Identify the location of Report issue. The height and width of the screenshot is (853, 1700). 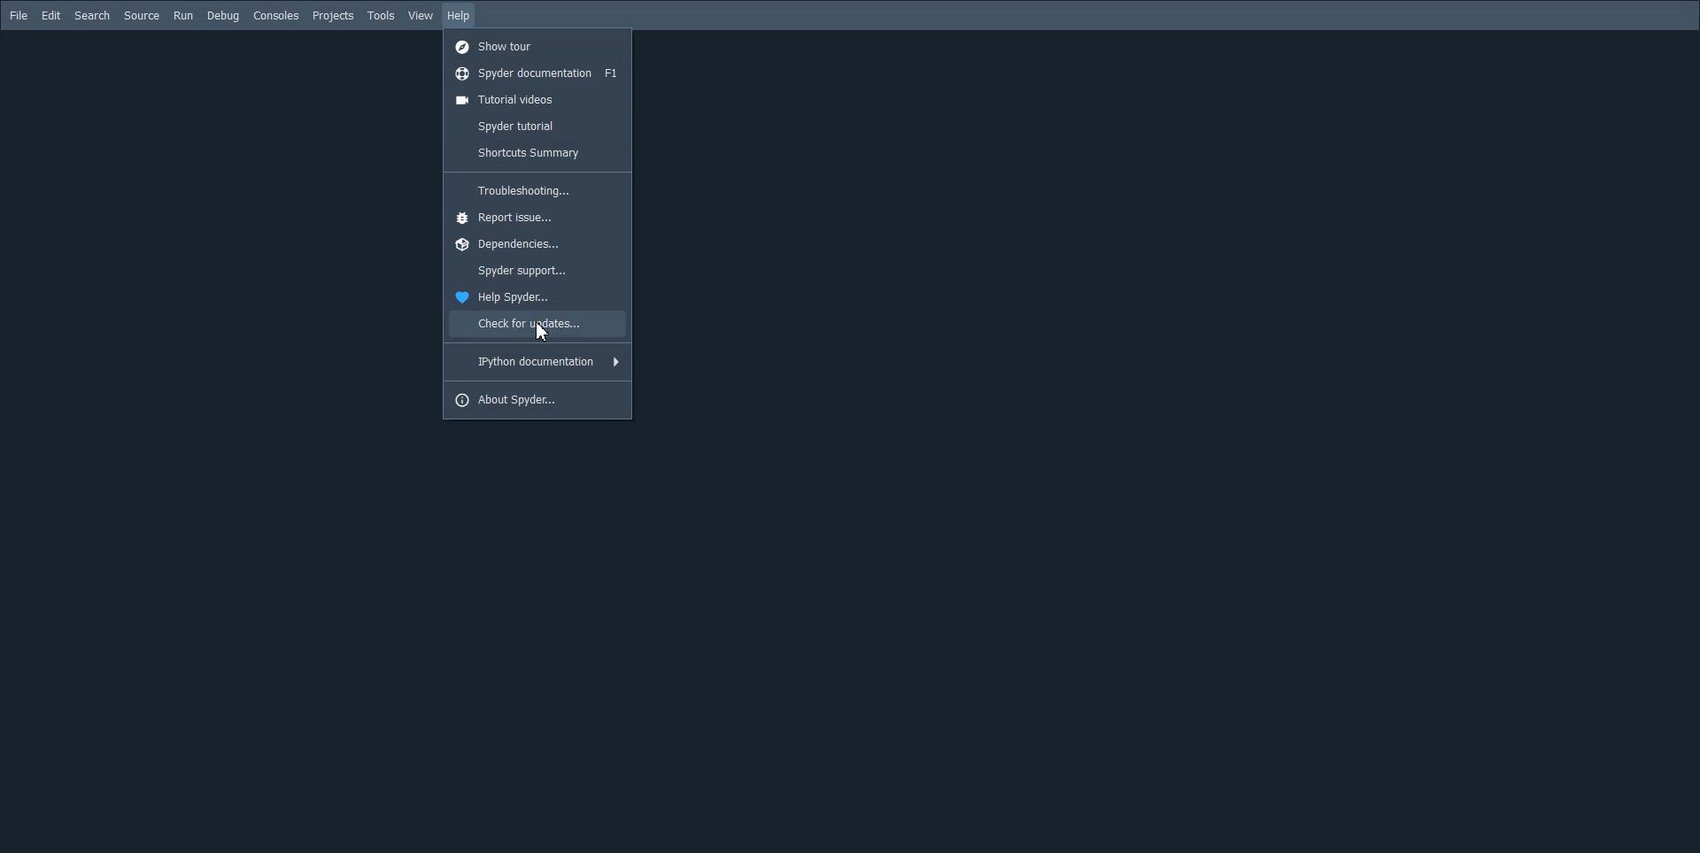
(537, 217).